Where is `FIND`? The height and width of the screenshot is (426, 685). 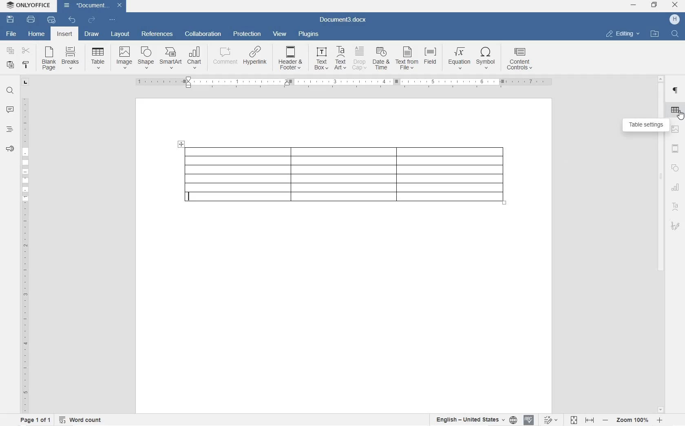 FIND is located at coordinates (10, 92).